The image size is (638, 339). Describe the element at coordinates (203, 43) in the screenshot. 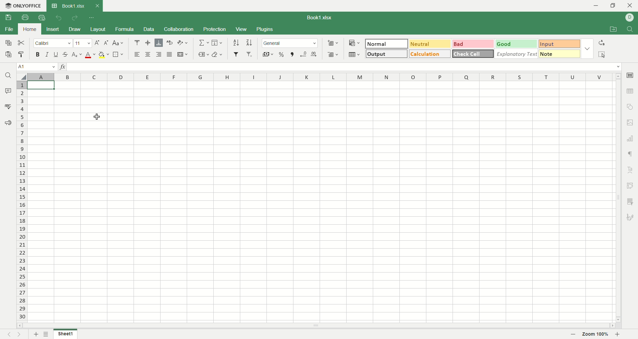

I see `summation` at that location.